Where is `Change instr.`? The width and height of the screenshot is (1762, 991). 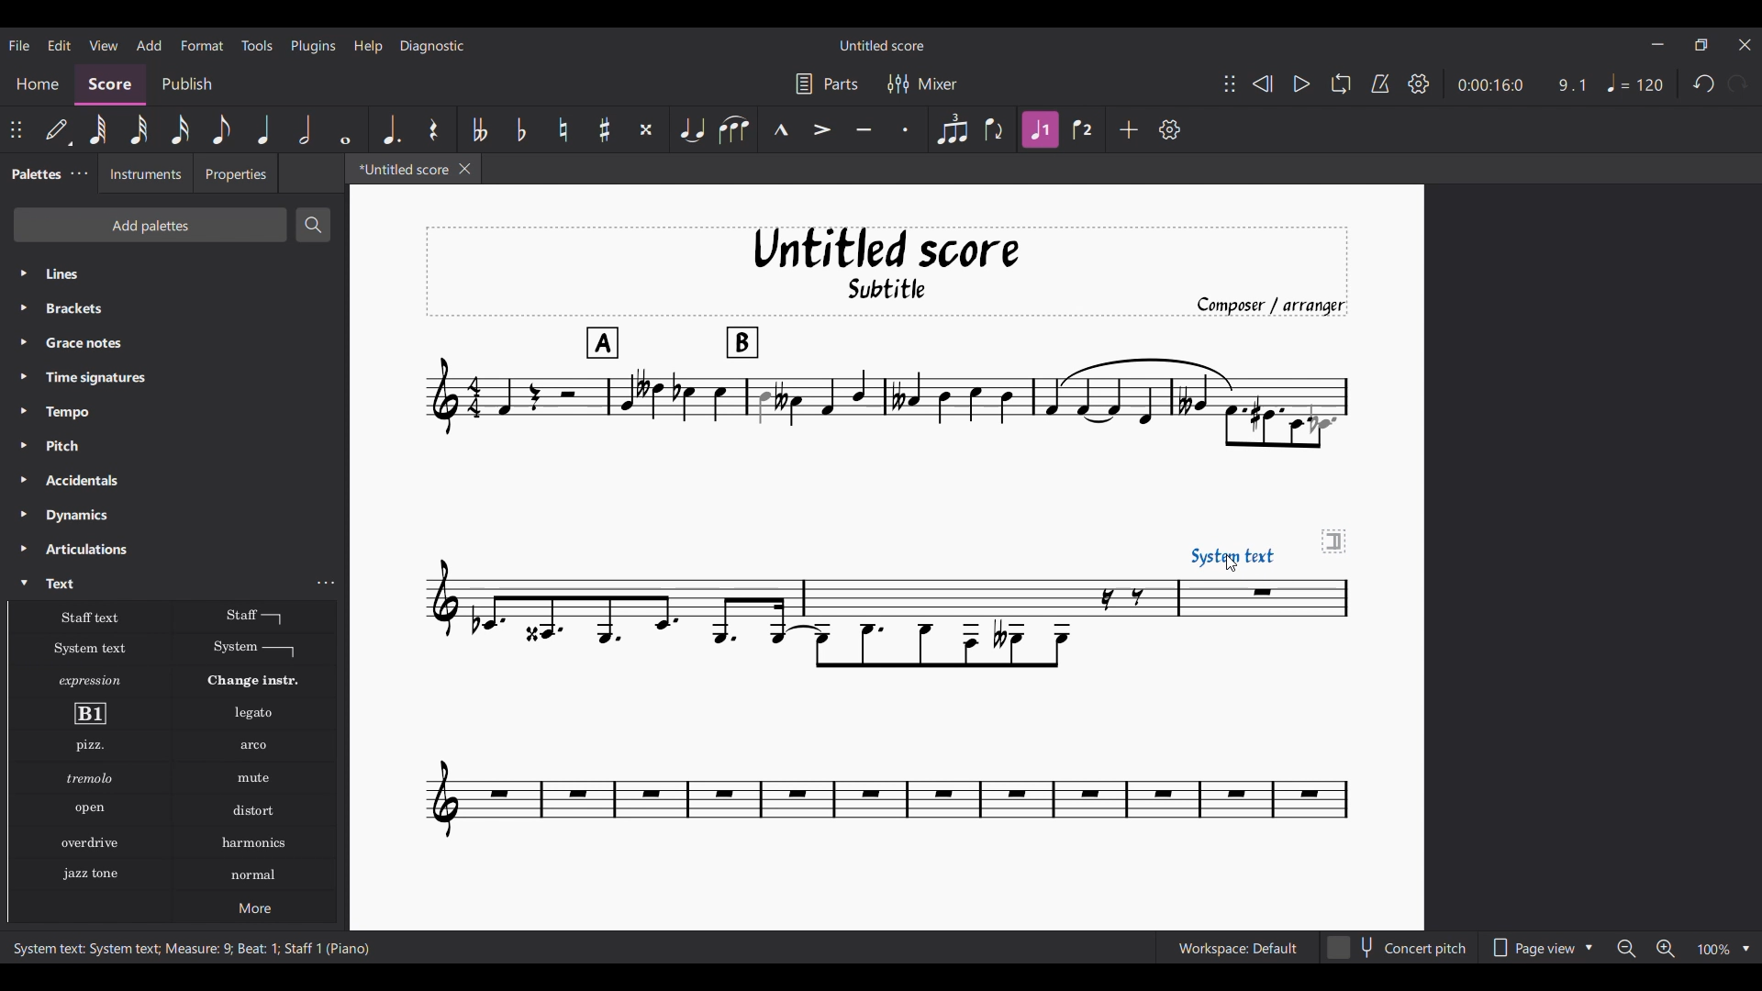
Change instr. is located at coordinates (253, 681).